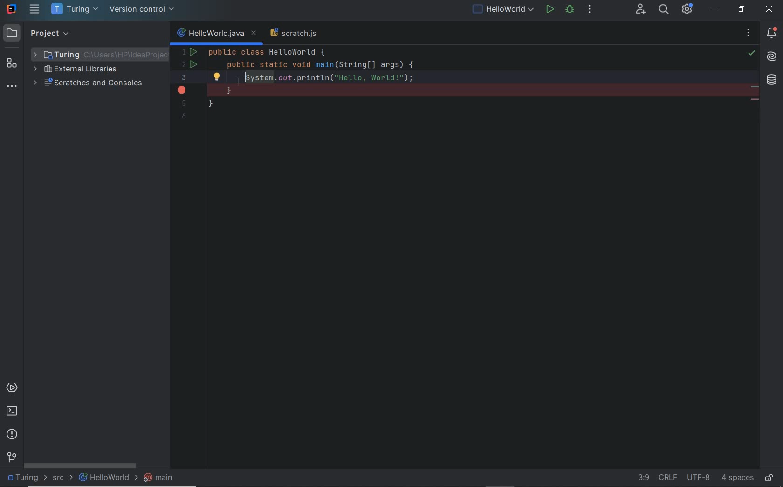 This screenshot has height=487, width=783. I want to click on src, so click(61, 478).